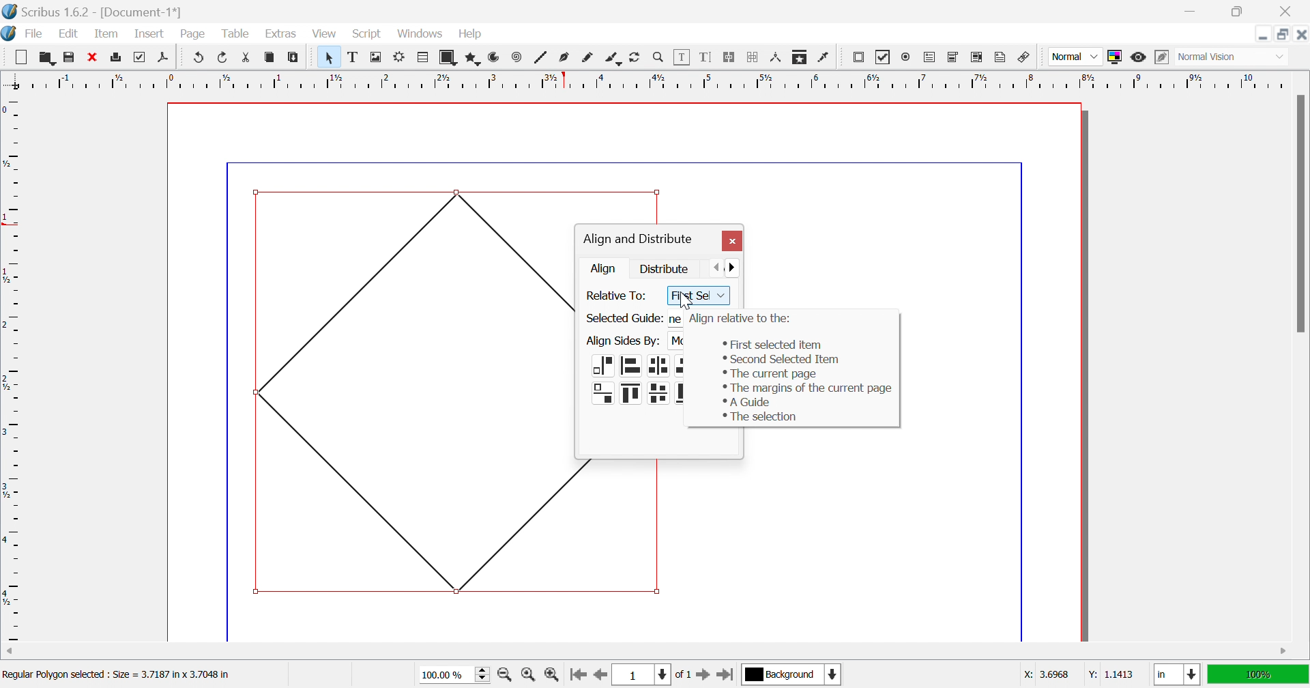 The width and height of the screenshot is (1310, 688). Describe the element at coordinates (639, 675) in the screenshot. I see `1` at that location.